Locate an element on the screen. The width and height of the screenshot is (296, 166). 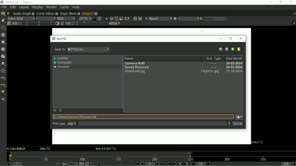
Last frame is located at coordinates (162, 164).